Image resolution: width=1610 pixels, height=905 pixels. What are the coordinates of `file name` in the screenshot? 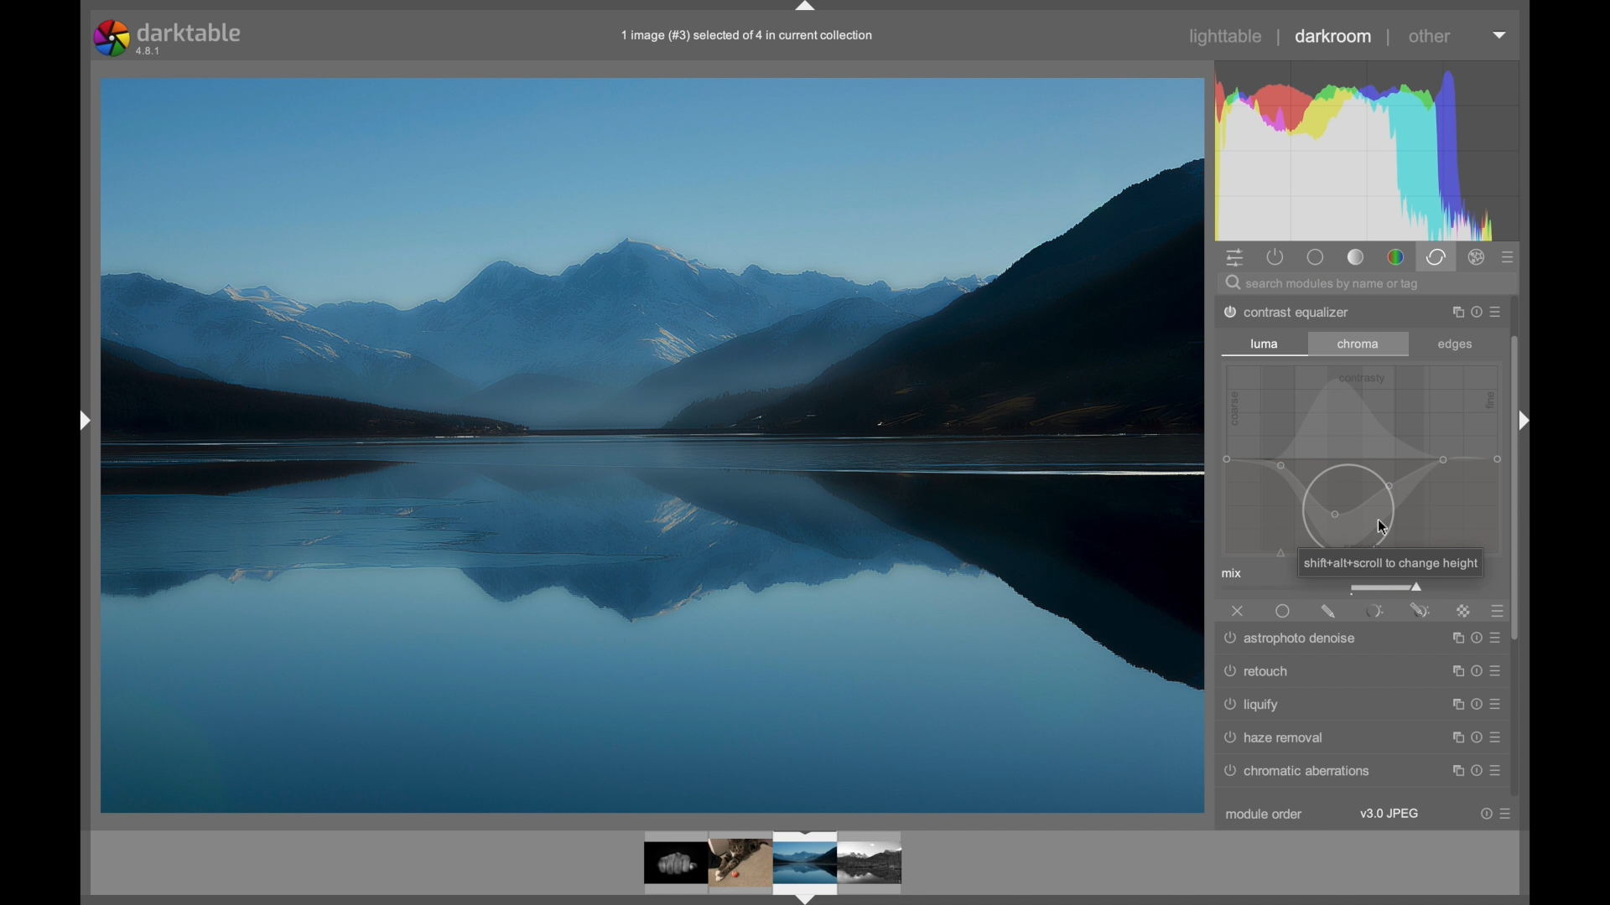 It's located at (745, 36).